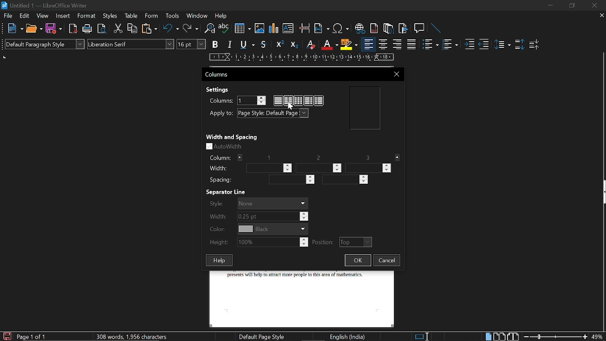 This screenshot has height=341, width=606. I want to click on empty preview field, so click(365, 107).